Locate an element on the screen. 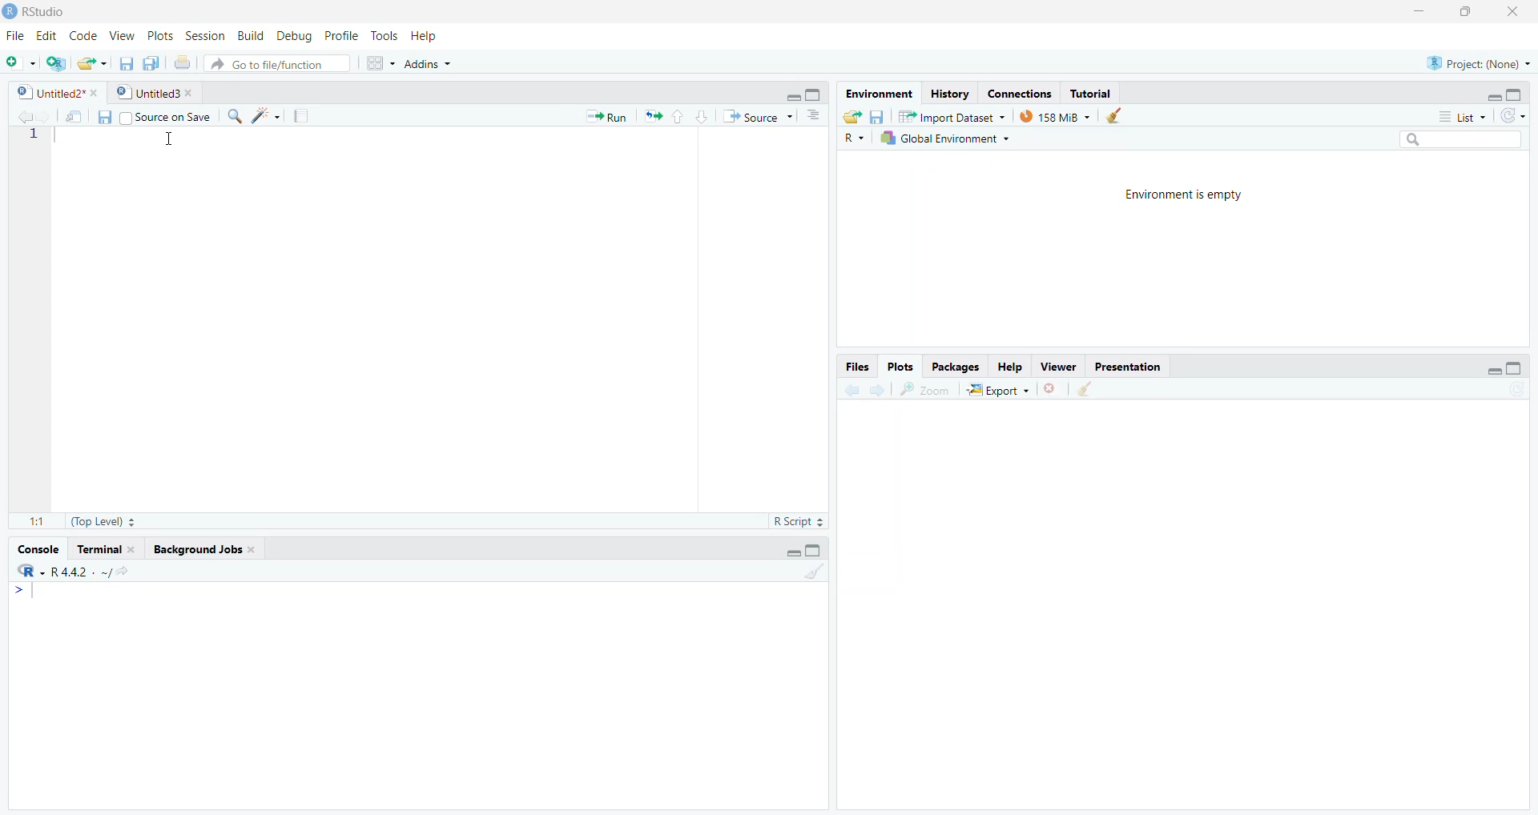 The width and height of the screenshot is (1538, 815). * Run is located at coordinates (605, 114).